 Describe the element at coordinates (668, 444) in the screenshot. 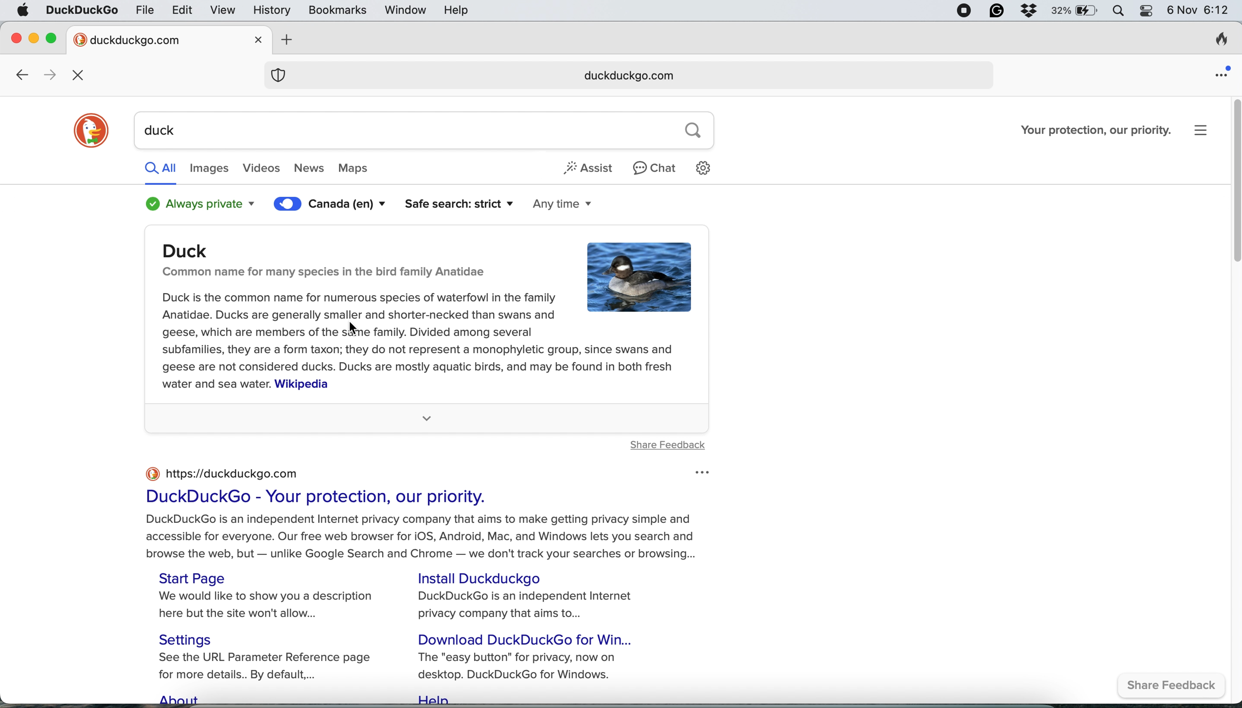

I see `share feedback` at that location.